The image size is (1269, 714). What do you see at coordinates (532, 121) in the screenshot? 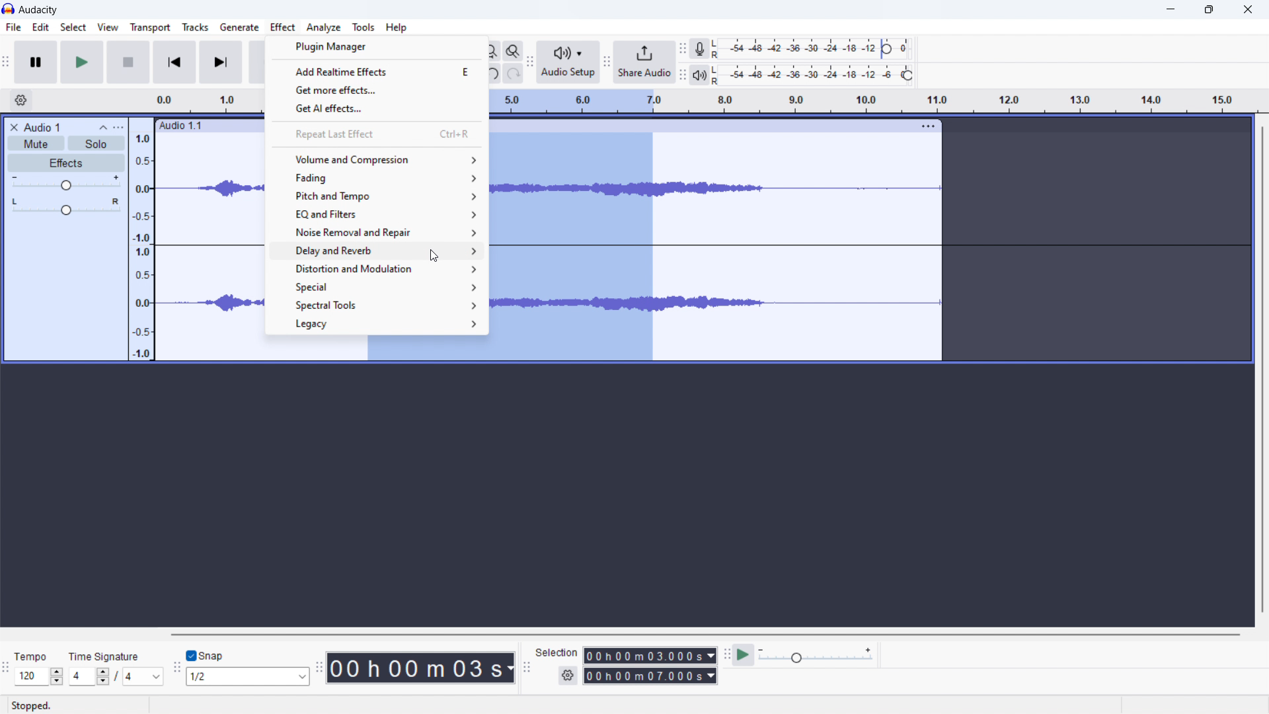
I see `Audio 1.1` at bounding box center [532, 121].